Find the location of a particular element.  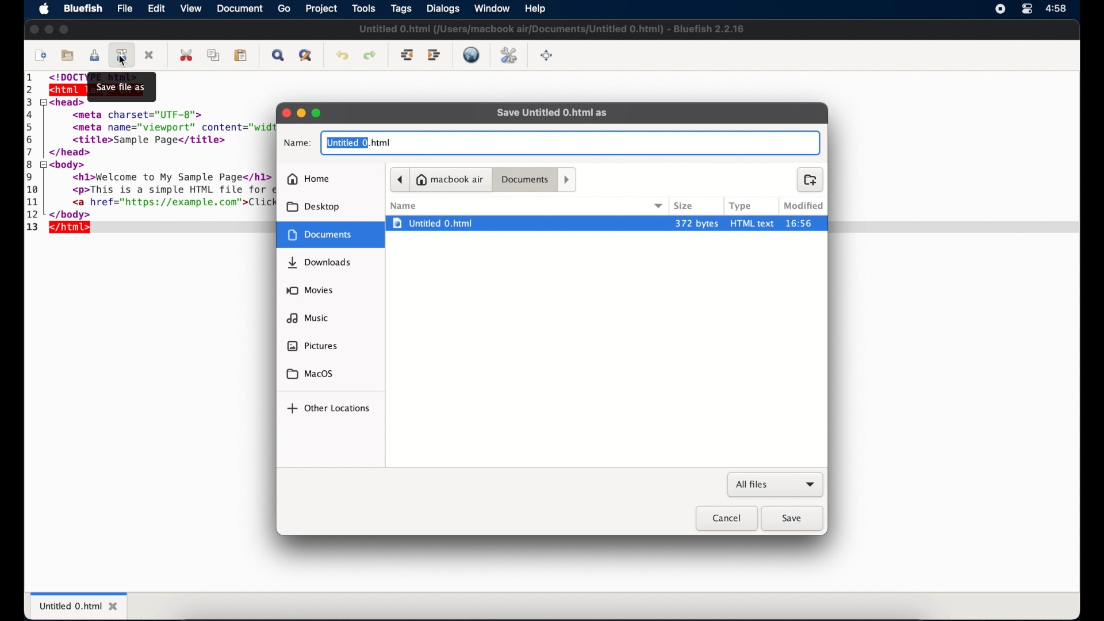

<meta charset="UTF-8"> is located at coordinates (142, 113).